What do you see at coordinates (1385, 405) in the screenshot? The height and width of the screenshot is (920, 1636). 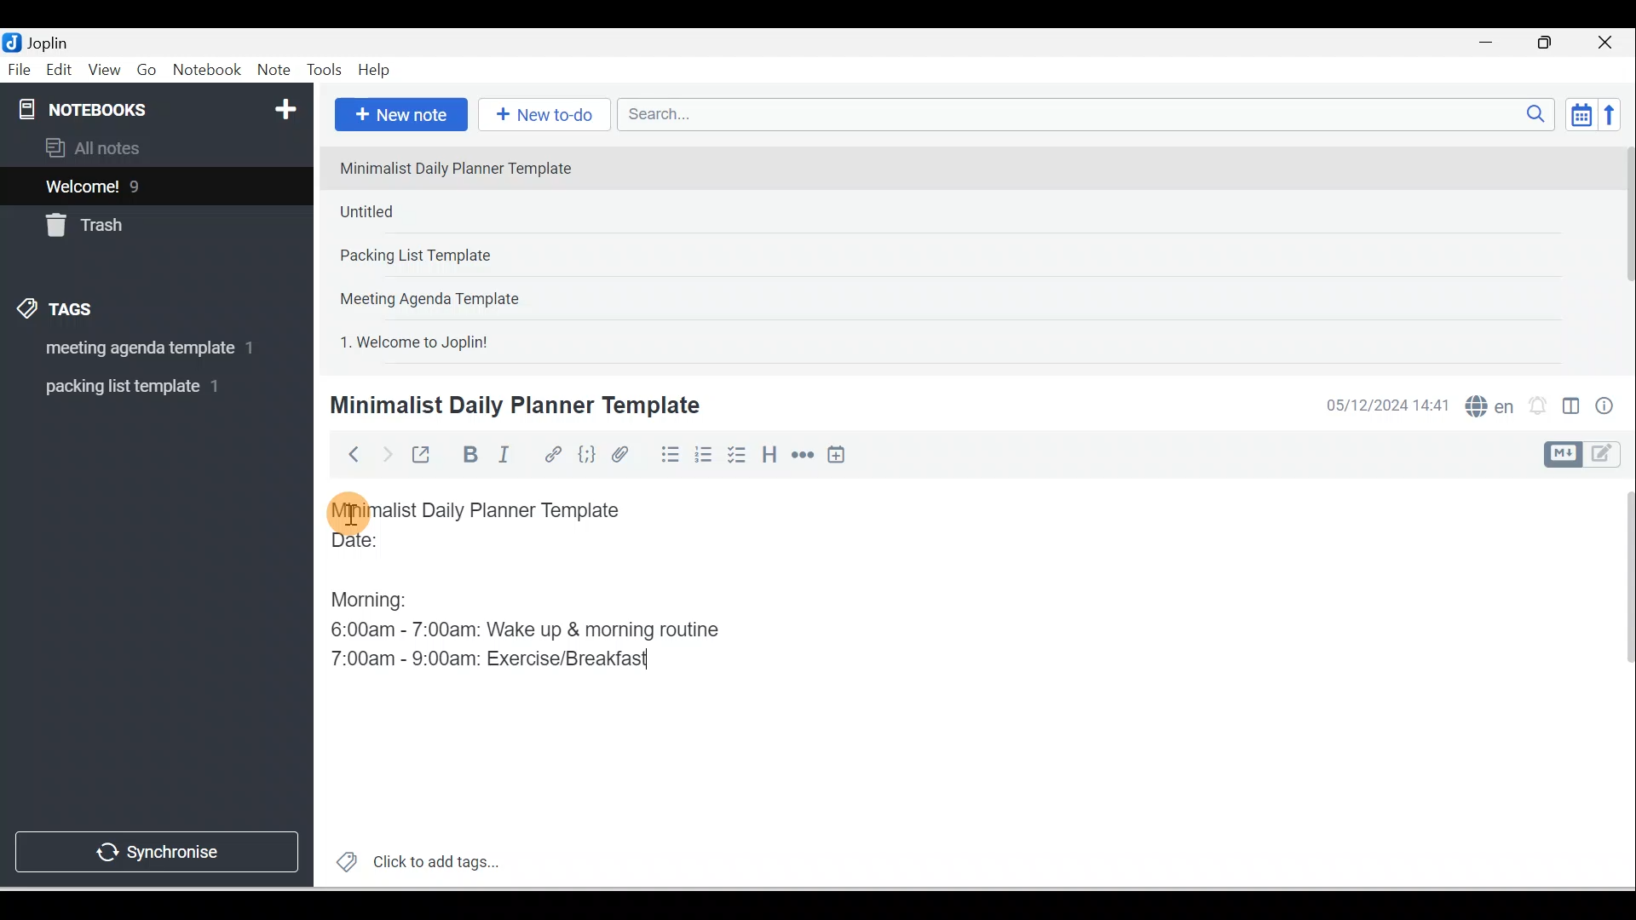 I see `Date & time` at bounding box center [1385, 405].